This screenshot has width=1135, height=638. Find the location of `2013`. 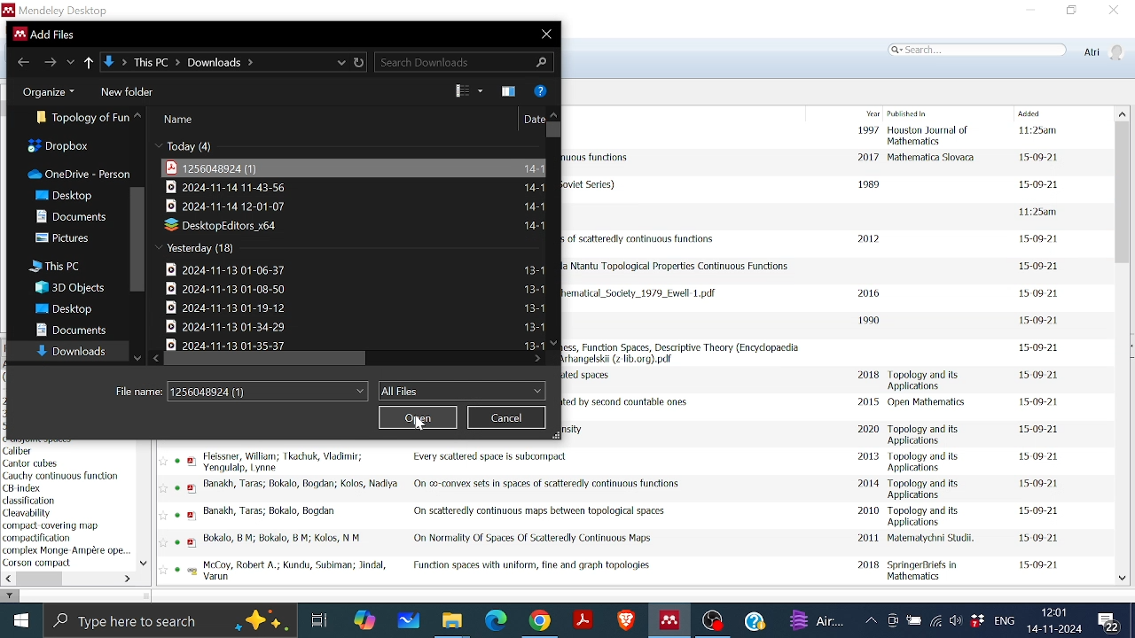

2013 is located at coordinates (869, 455).